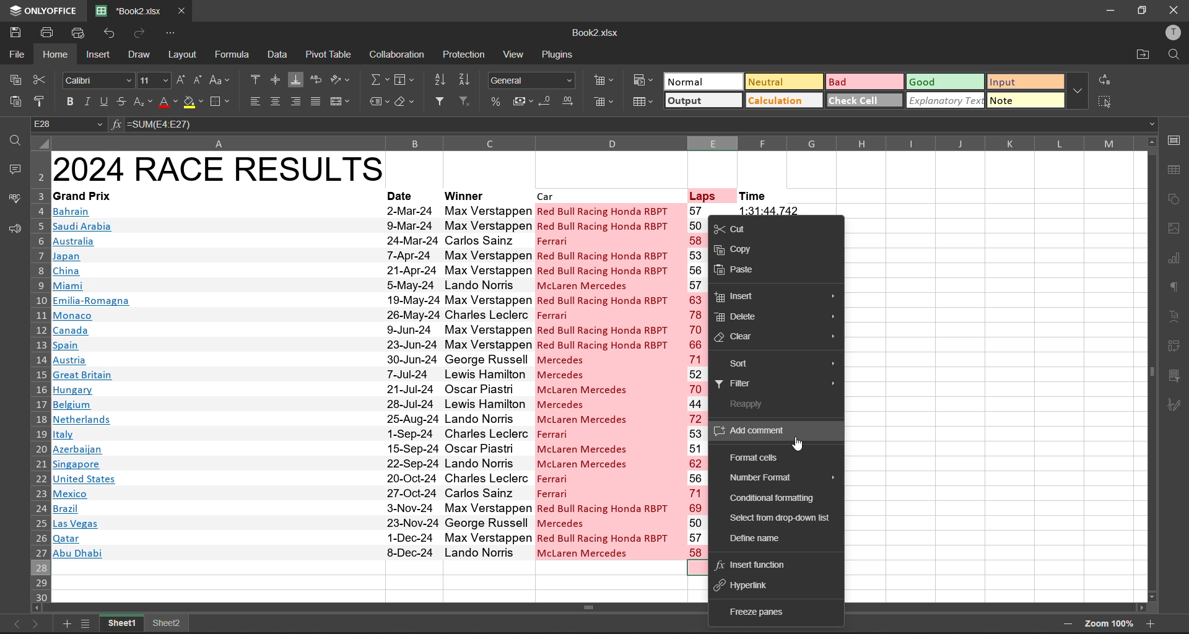 This screenshot has height=634, width=1189. I want to click on customize quick access toolbar, so click(174, 33).